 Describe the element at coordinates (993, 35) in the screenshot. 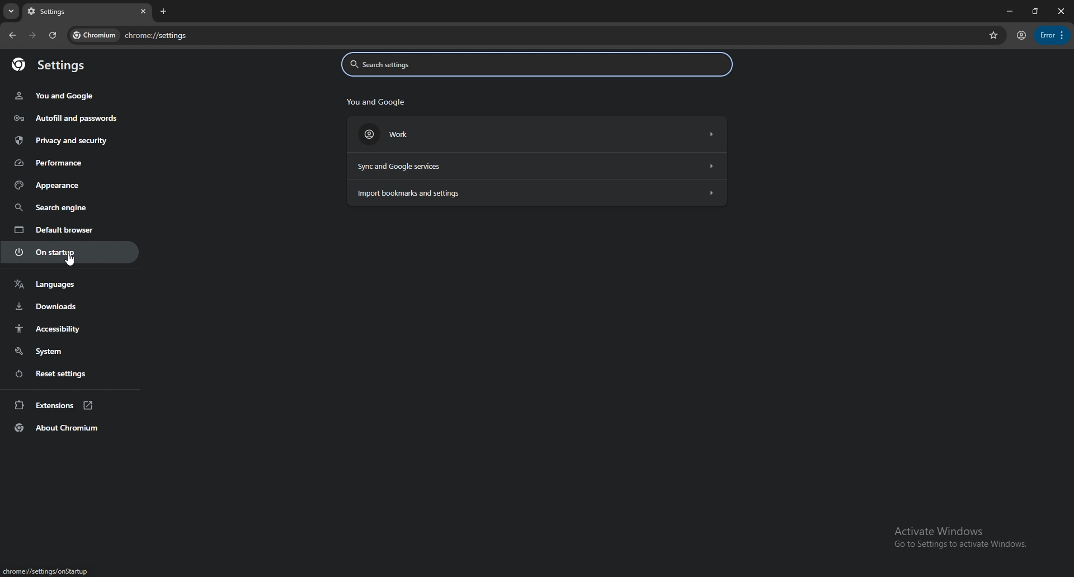

I see `favorites` at that location.